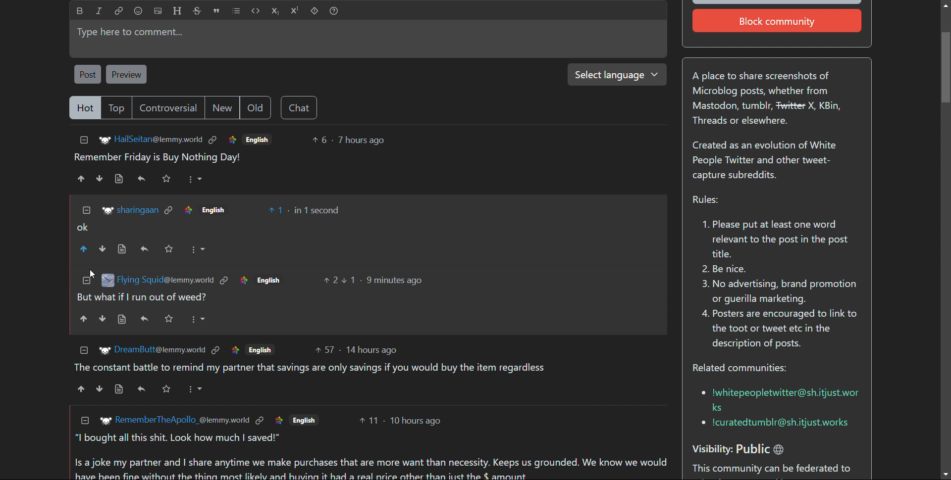 This screenshot has height=480, width=951. I want to click on hot, so click(85, 108).